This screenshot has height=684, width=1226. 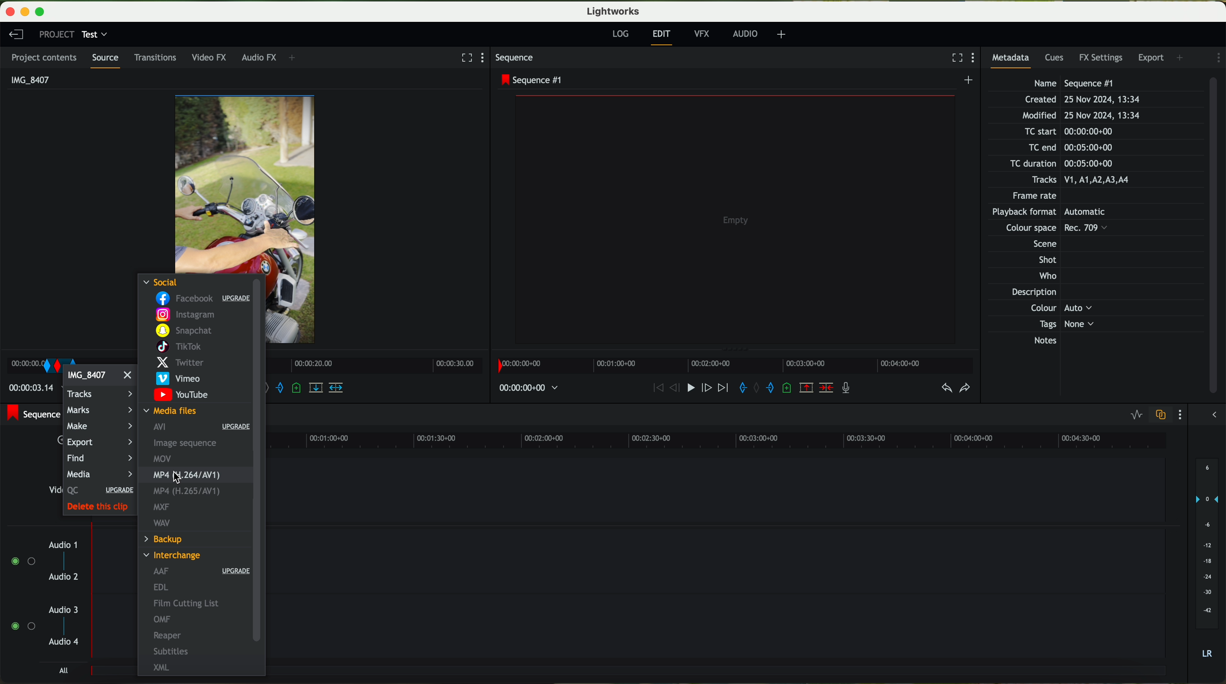 I want to click on sequence #1, so click(x=32, y=416).